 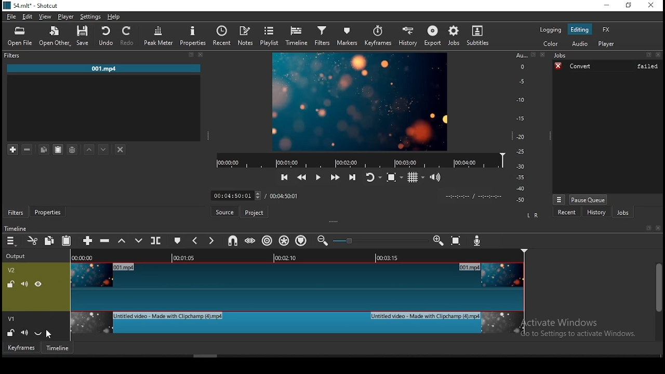 What do you see at coordinates (284, 242) in the screenshot?
I see `ripple all tracks` at bounding box center [284, 242].